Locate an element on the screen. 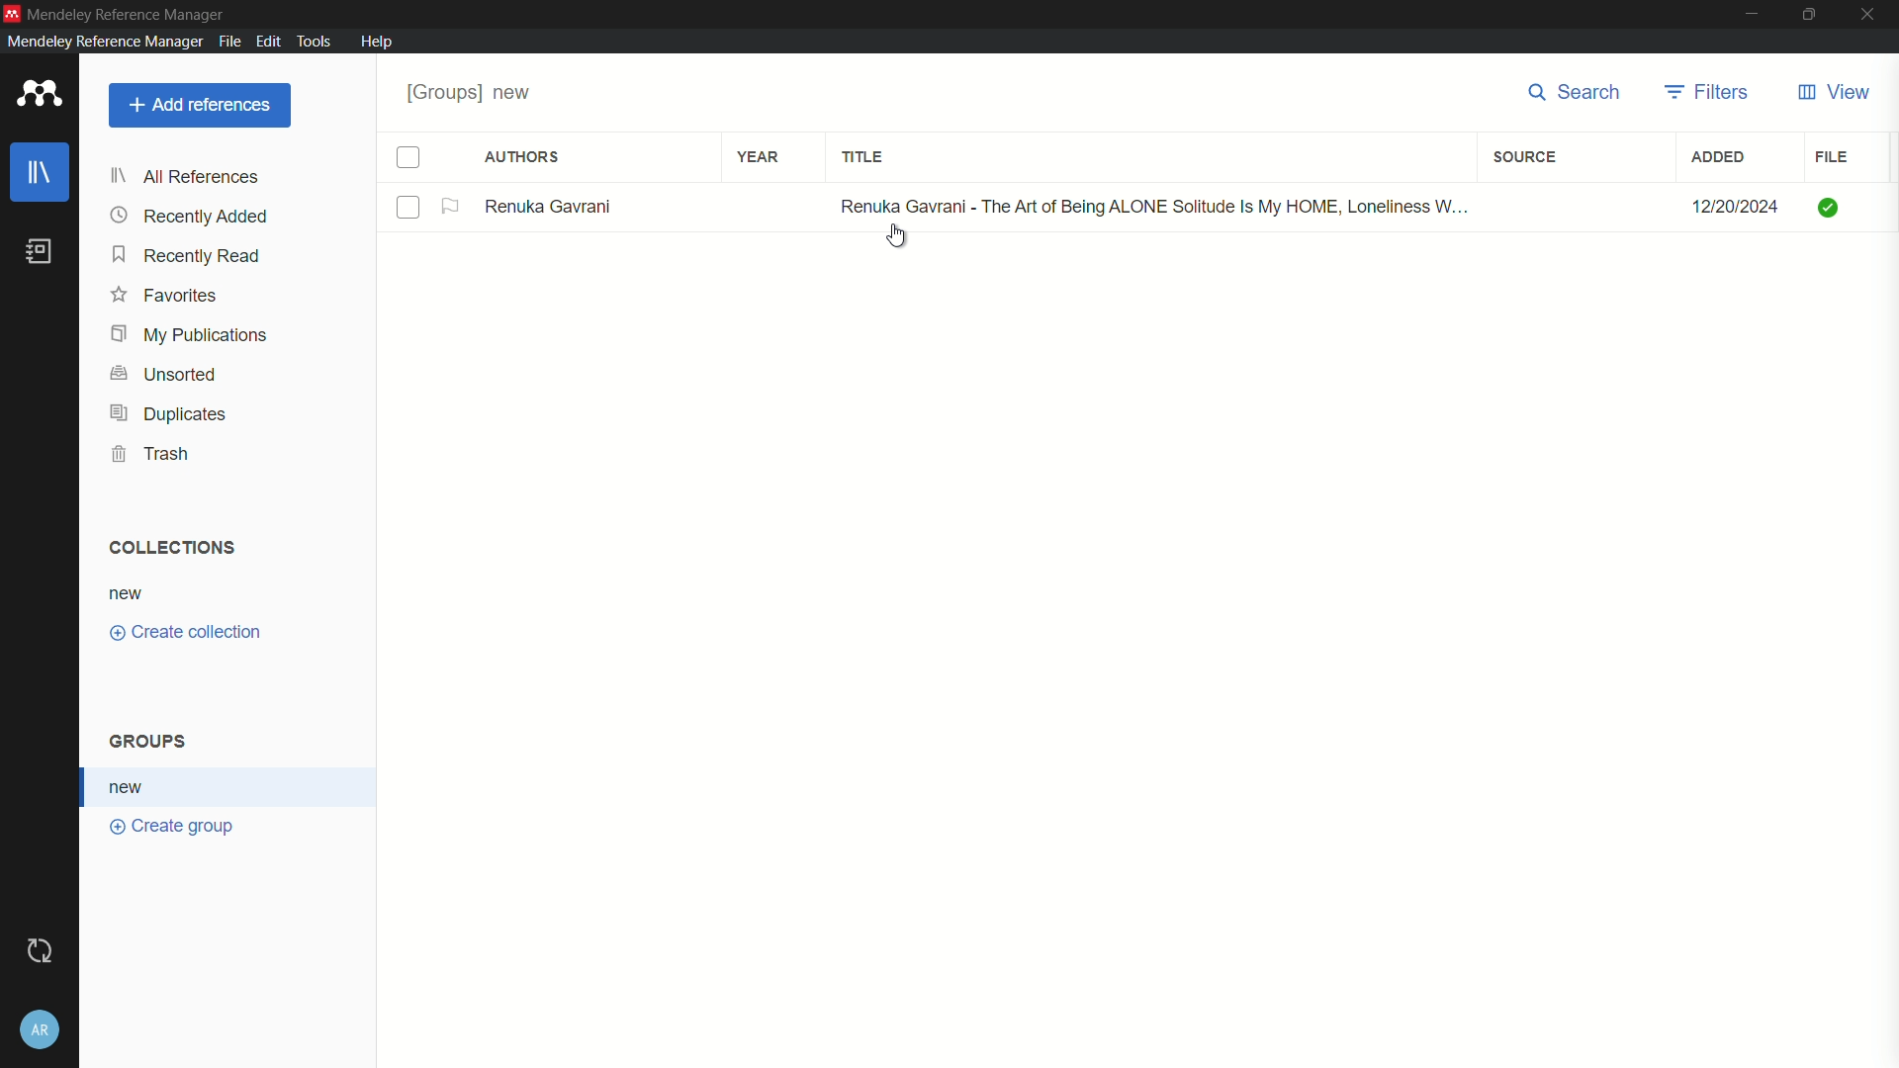 The height and width of the screenshot is (1068, 1899). favorites is located at coordinates (165, 298).